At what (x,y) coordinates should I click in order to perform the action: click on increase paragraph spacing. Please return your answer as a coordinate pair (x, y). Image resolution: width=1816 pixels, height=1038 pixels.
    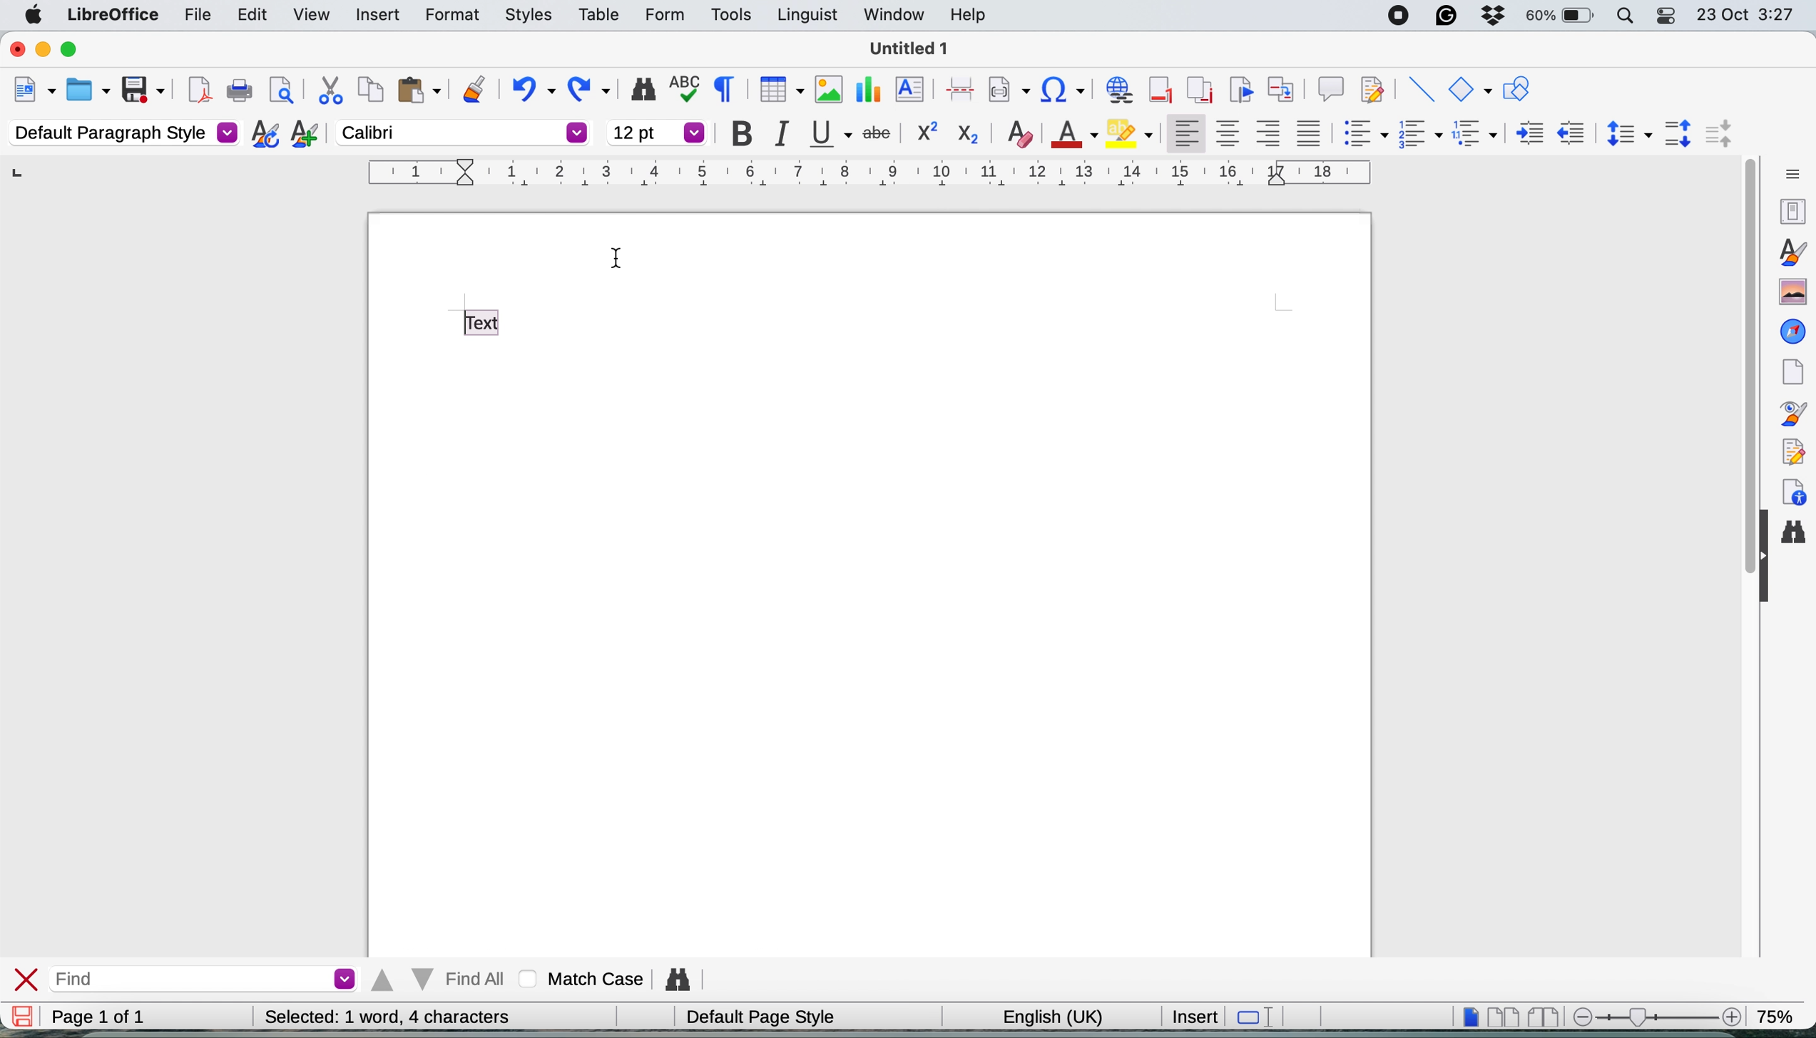
    Looking at the image, I should click on (1680, 132).